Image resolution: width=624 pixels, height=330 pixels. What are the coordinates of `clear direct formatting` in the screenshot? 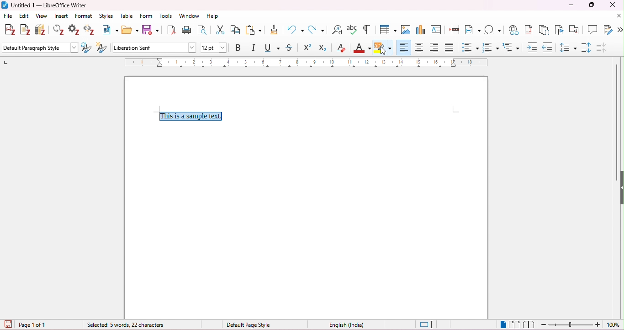 It's located at (341, 48).